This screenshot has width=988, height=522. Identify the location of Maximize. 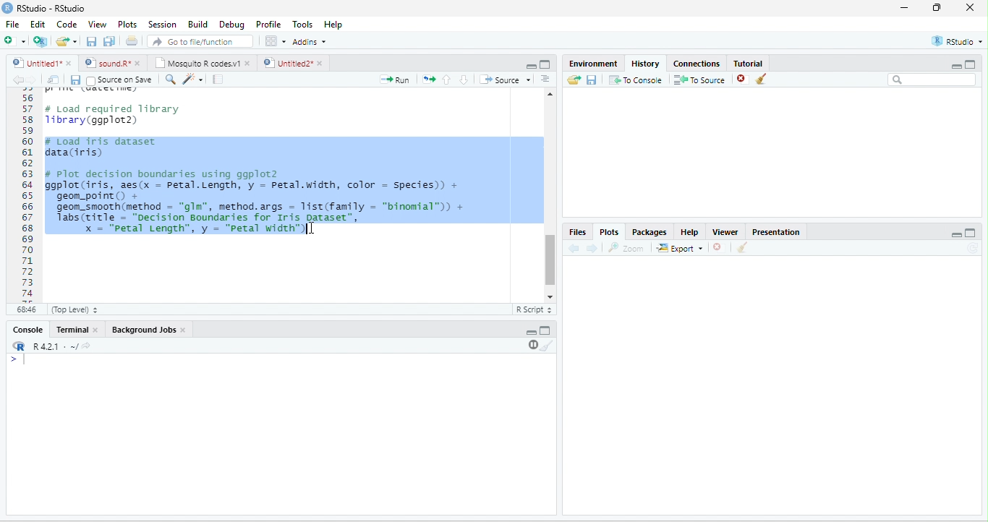
(970, 233).